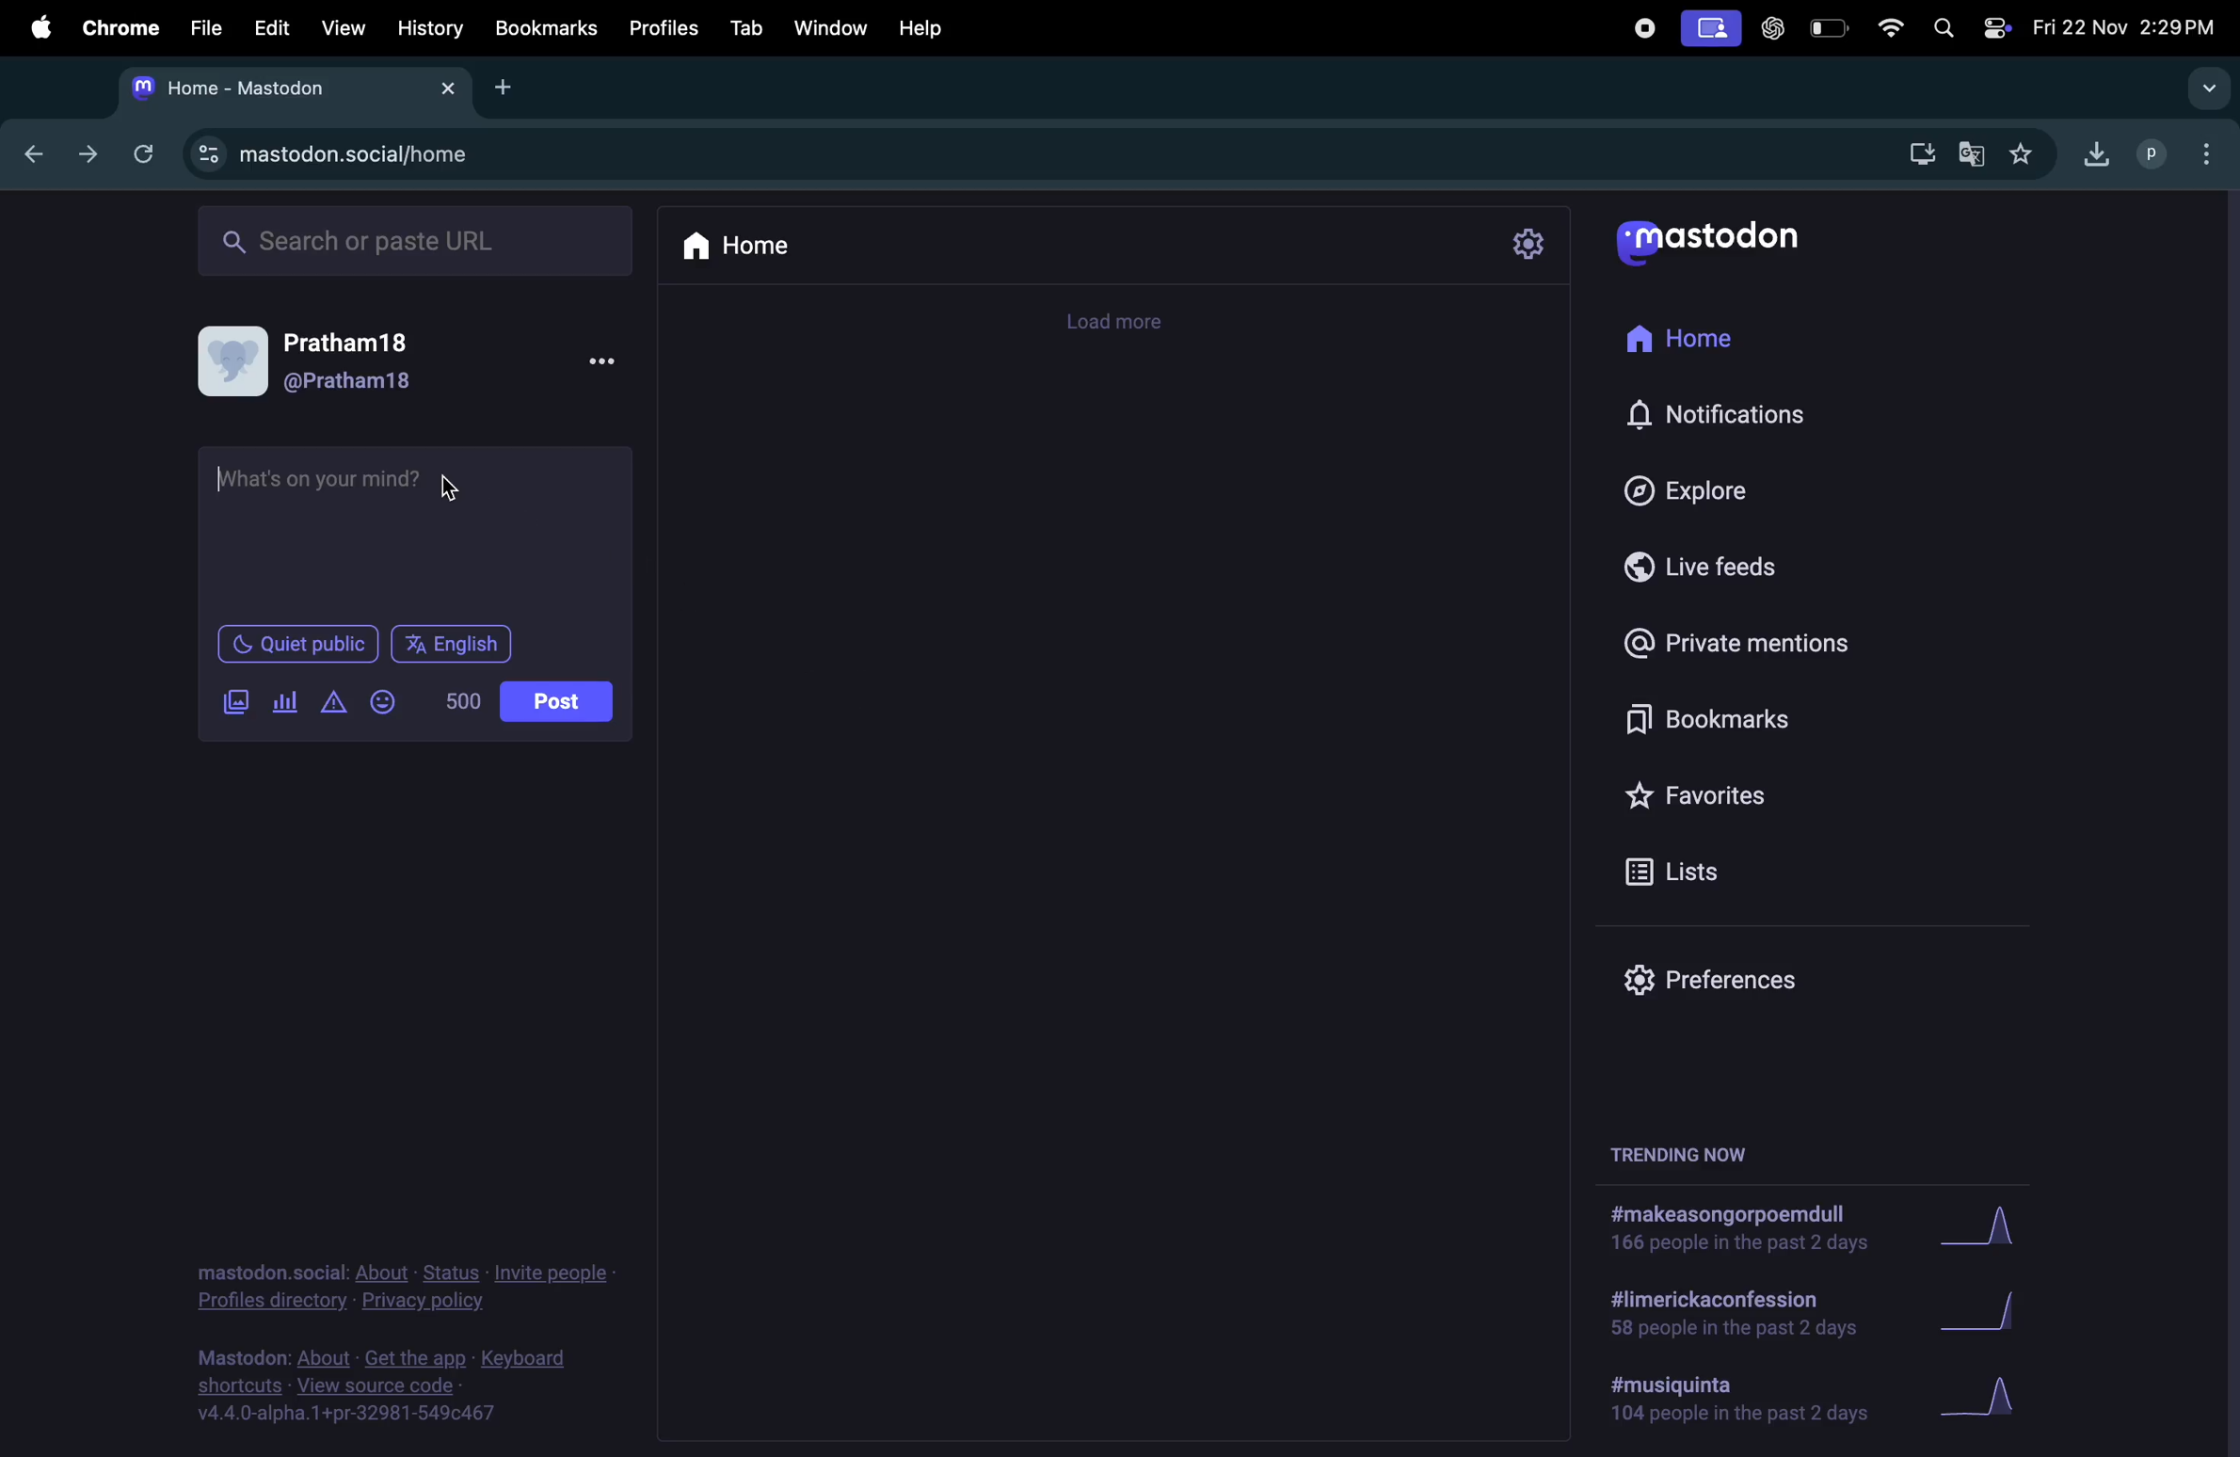 Image resolution: width=2240 pixels, height=1457 pixels. What do you see at coordinates (430, 26) in the screenshot?
I see `history` at bounding box center [430, 26].